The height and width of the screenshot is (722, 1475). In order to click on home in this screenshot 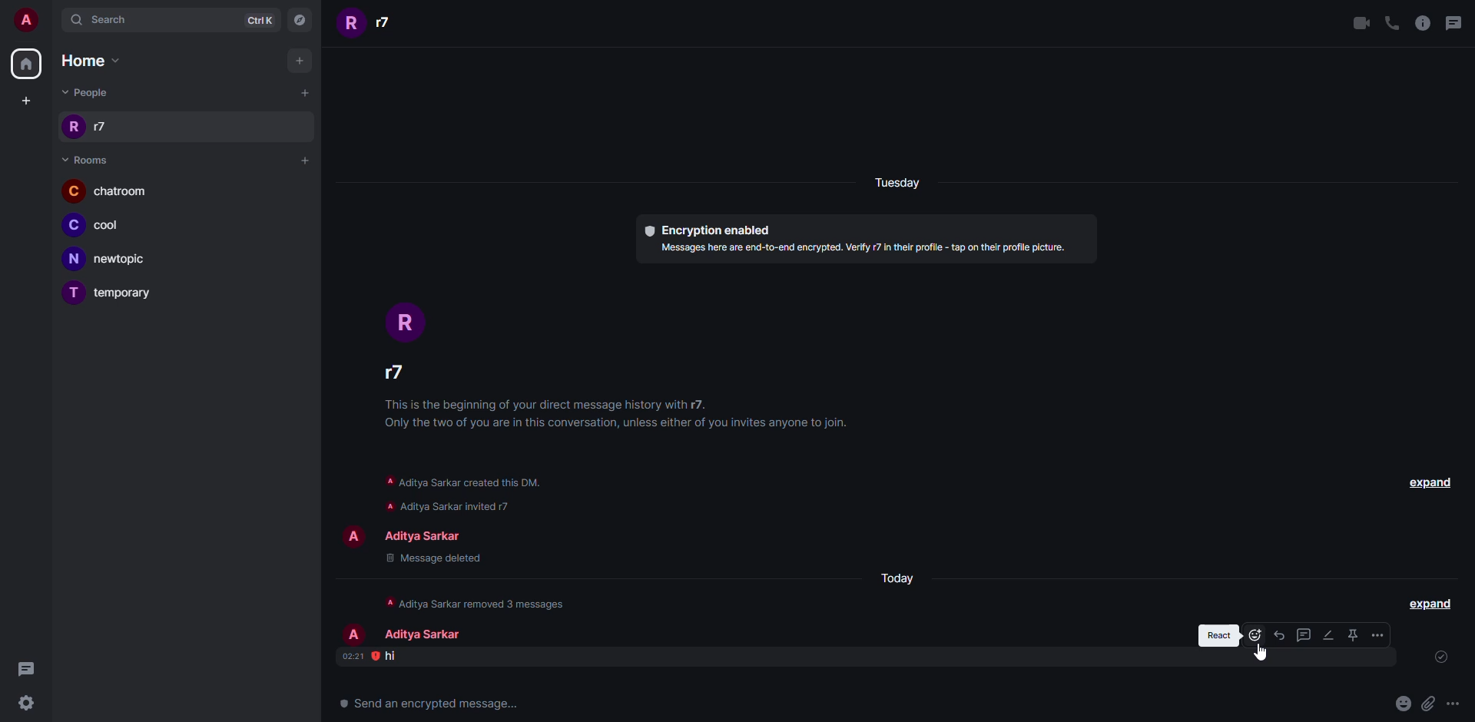, I will do `click(99, 62)`.